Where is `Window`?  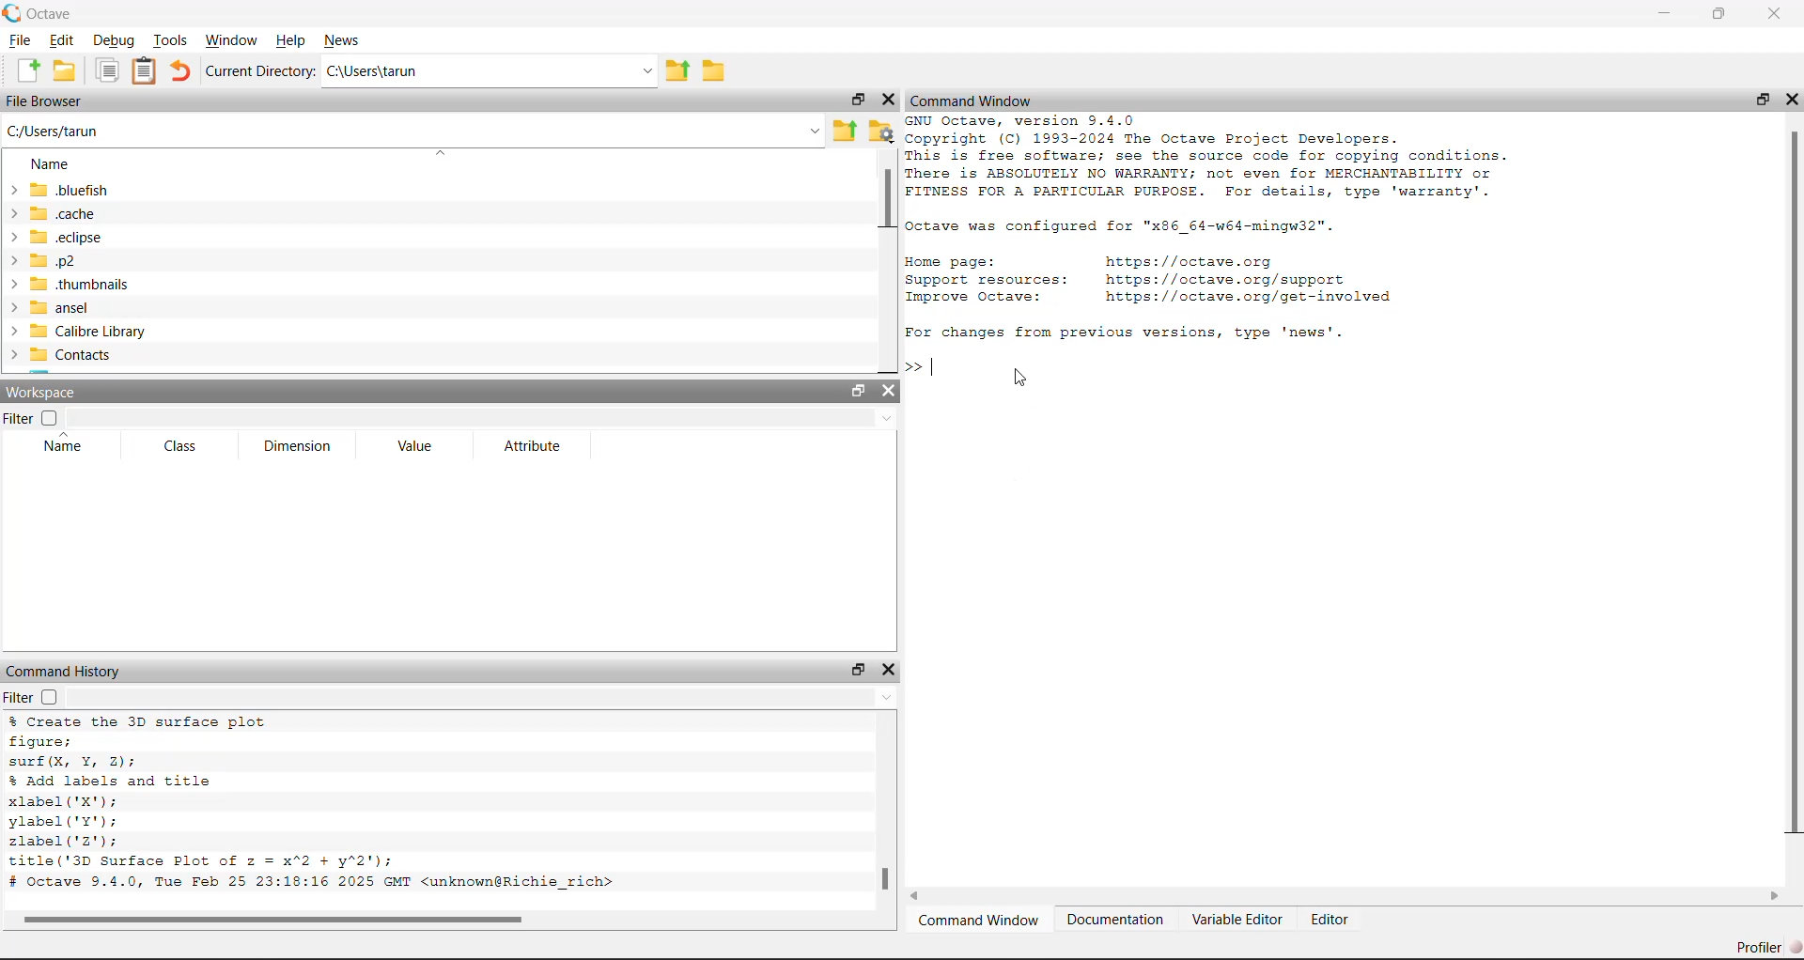 Window is located at coordinates (231, 39).